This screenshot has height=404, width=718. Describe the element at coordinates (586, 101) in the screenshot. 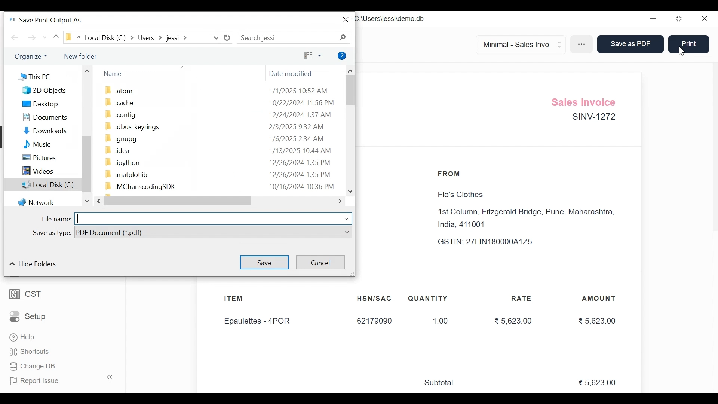

I see `Sales Invoice` at that location.